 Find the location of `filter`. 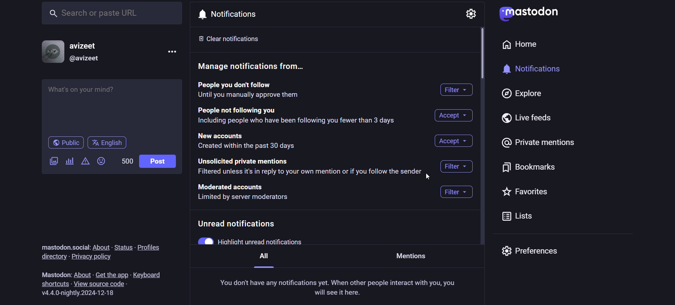

filter is located at coordinates (454, 89).